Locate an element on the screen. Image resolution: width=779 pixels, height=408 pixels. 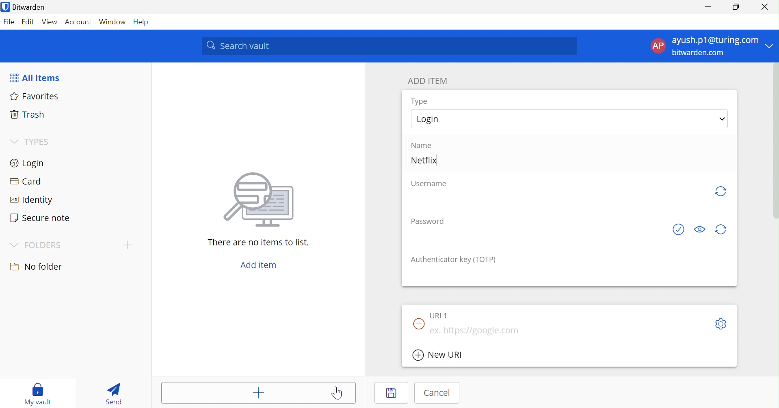
Help is located at coordinates (142, 22).